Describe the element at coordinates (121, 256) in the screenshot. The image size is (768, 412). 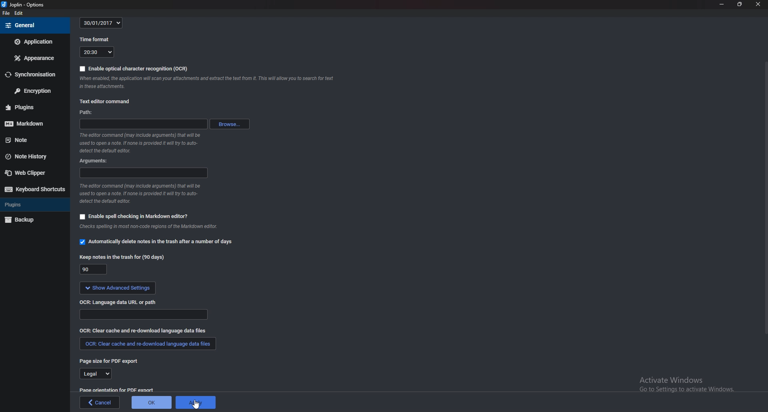
I see `Keep notes in the trash for` at that location.